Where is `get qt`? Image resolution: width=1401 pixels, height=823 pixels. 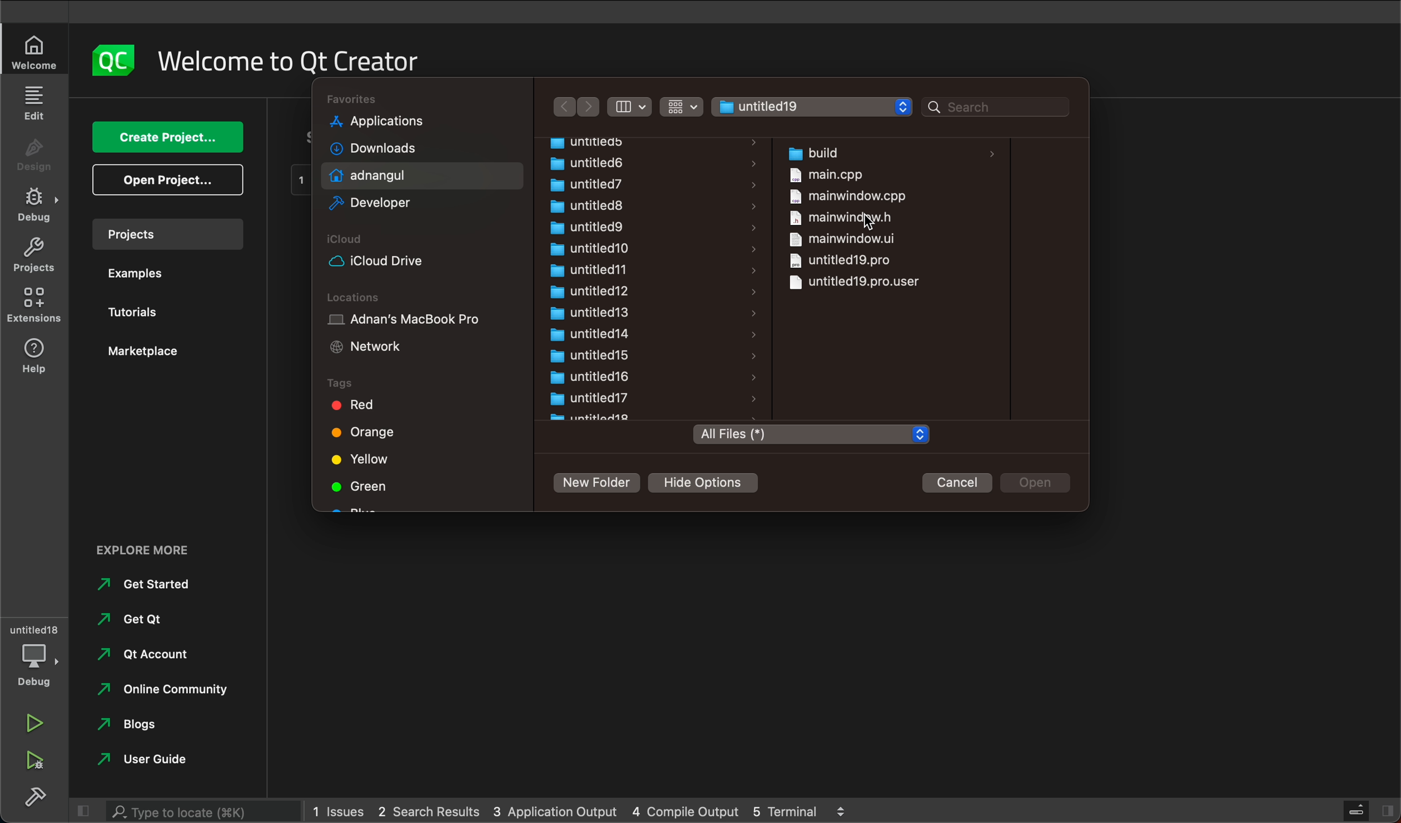 get qt is located at coordinates (132, 619).